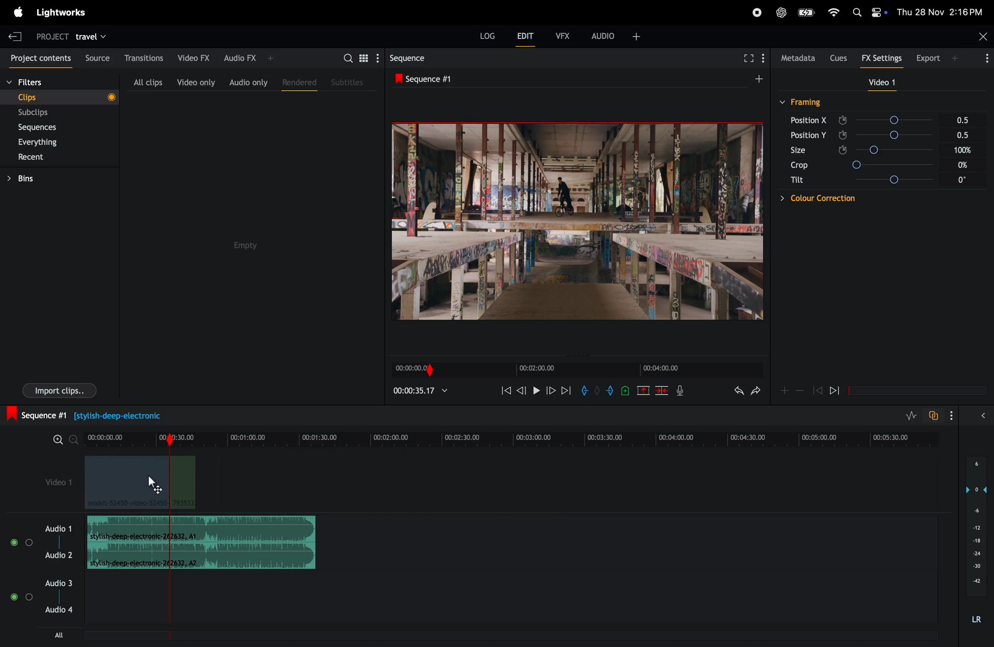 The image size is (994, 647). What do you see at coordinates (348, 82) in the screenshot?
I see `subtitles` at bounding box center [348, 82].